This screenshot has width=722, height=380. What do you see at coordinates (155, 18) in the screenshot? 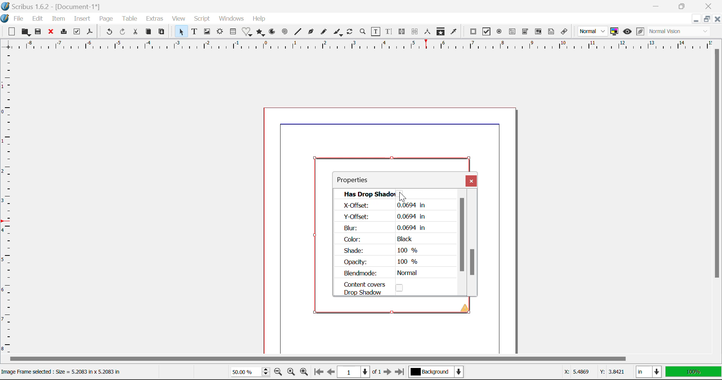
I see `Extras` at bounding box center [155, 18].